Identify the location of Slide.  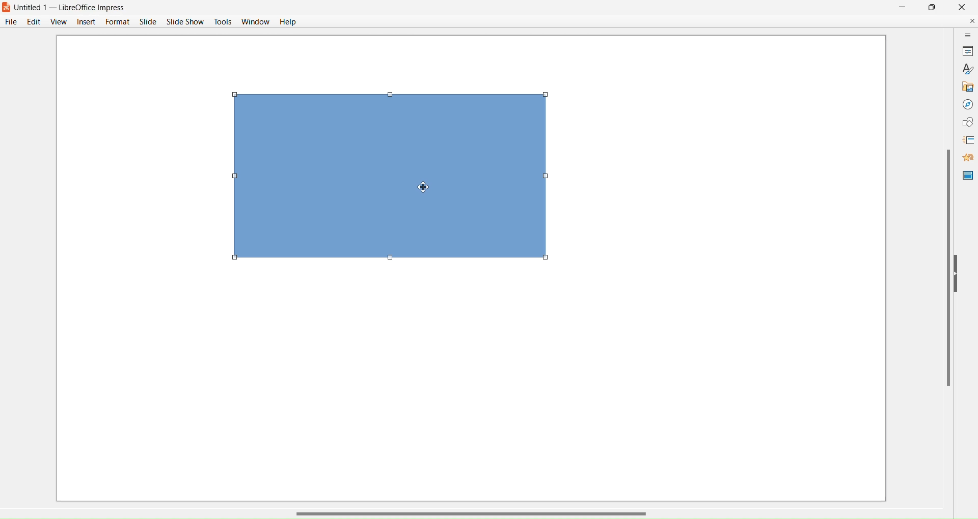
(147, 21).